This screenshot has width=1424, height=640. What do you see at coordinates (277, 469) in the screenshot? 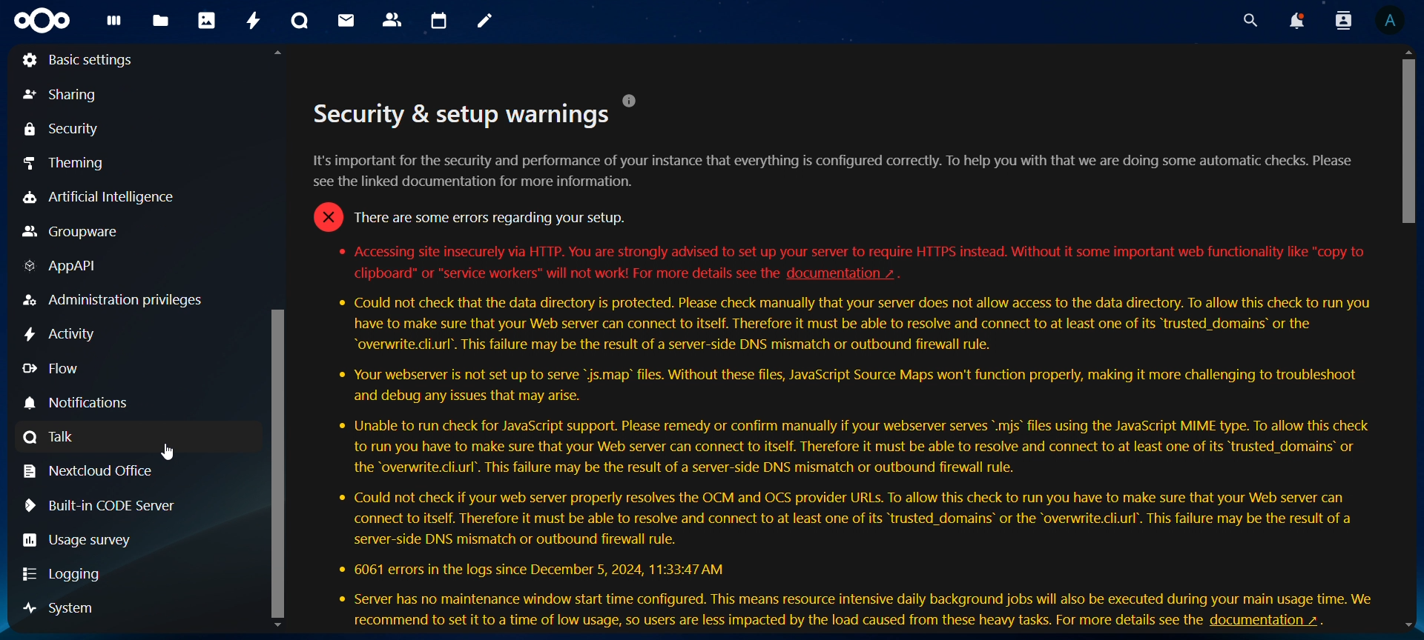
I see `vertical scroll bar` at bounding box center [277, 469].